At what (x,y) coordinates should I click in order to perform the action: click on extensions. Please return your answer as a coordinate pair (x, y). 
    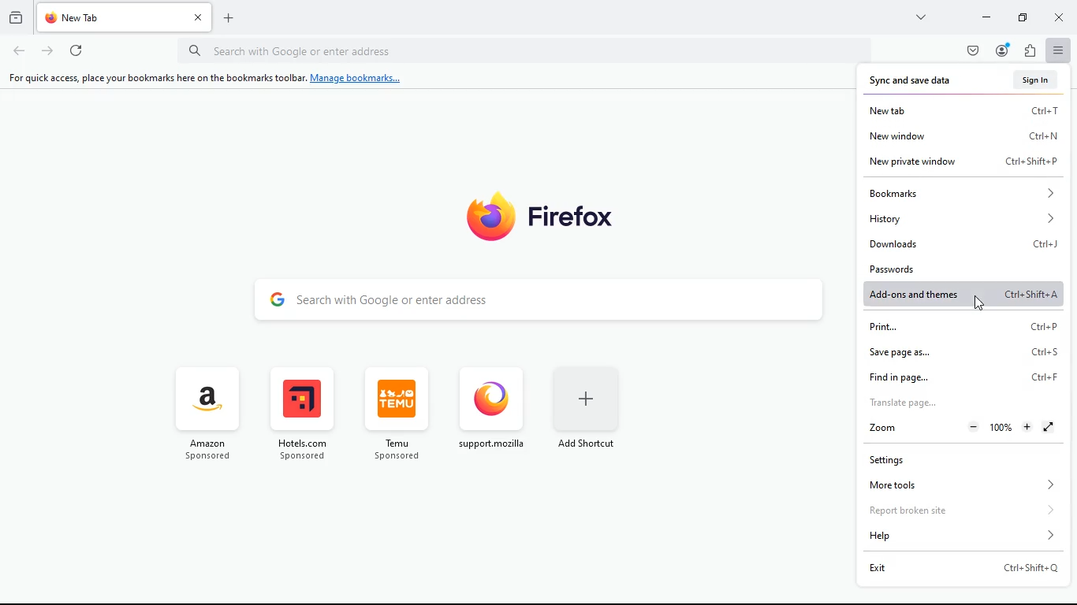
    Looking at the image, I should click on (1032, 50).